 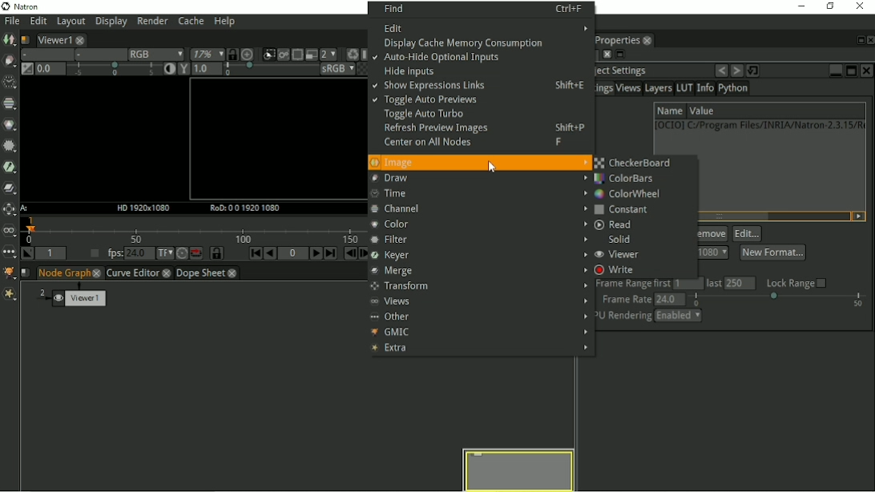 I want to click on Show expressions link, so click(x=482, y=87).